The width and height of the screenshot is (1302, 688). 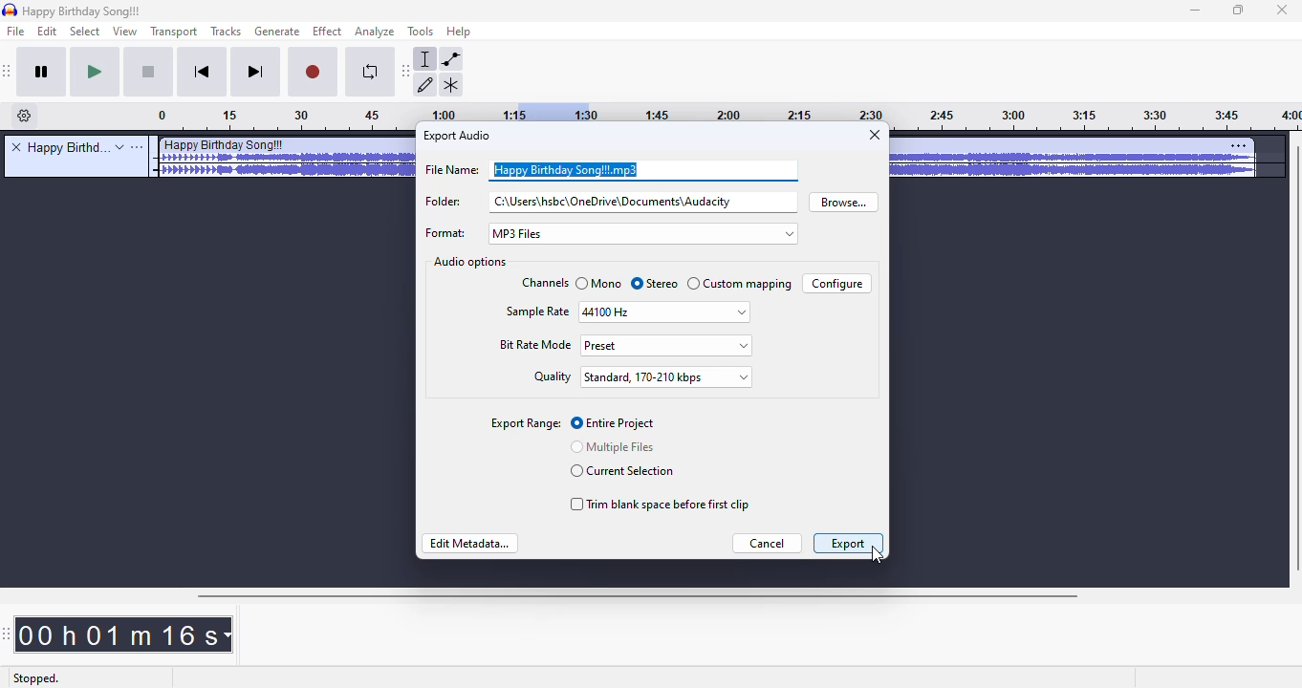 What do you see at coordinates (140, 149) in the screenshot?
I see `open menu` at bounding box center [140, 149].